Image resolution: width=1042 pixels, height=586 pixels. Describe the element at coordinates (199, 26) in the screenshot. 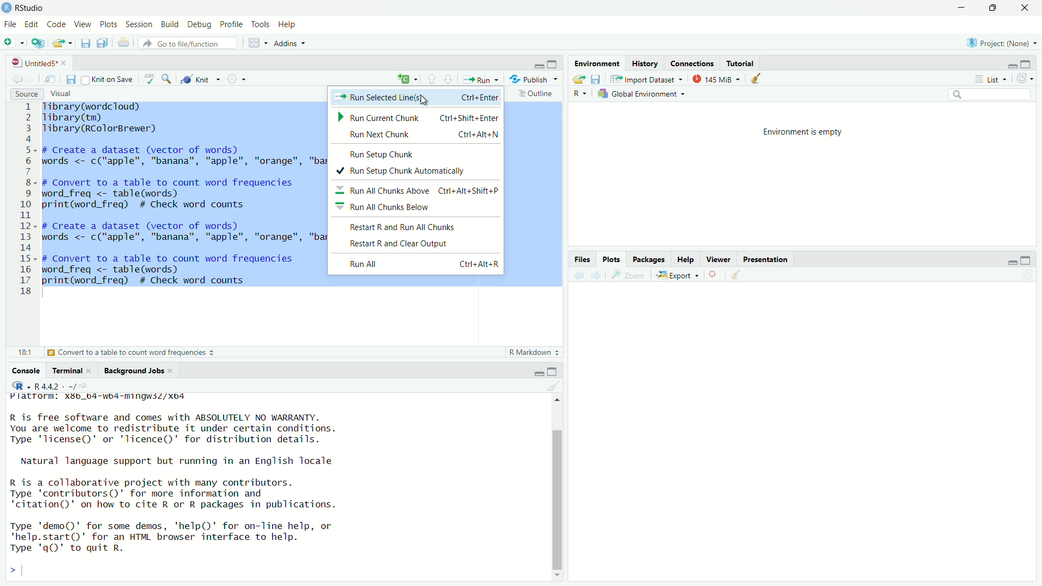

I see `Debug` at that location.